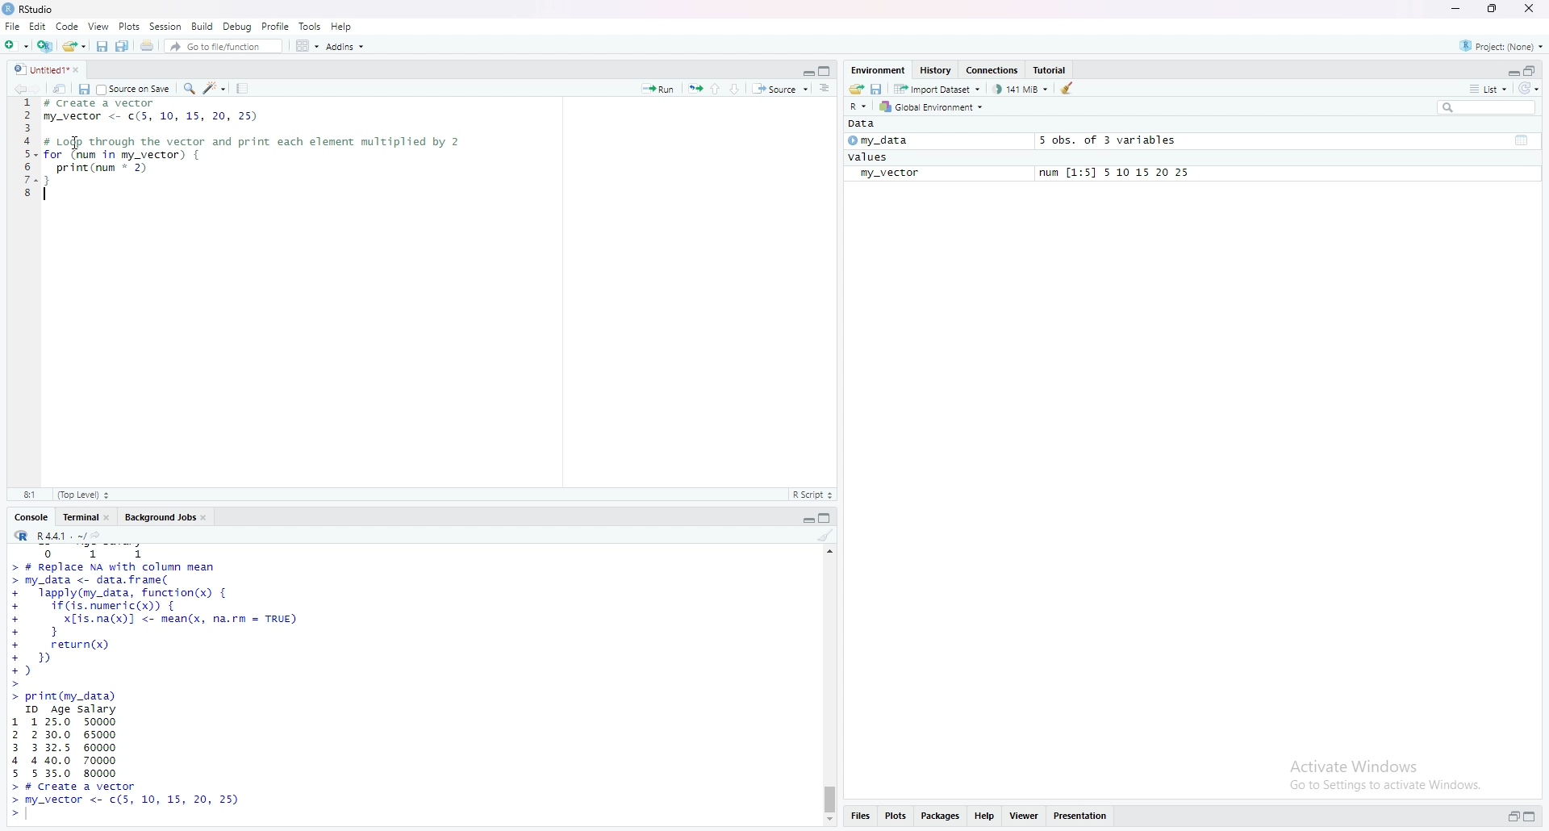  I want to click on collapse, so click(827, 71).